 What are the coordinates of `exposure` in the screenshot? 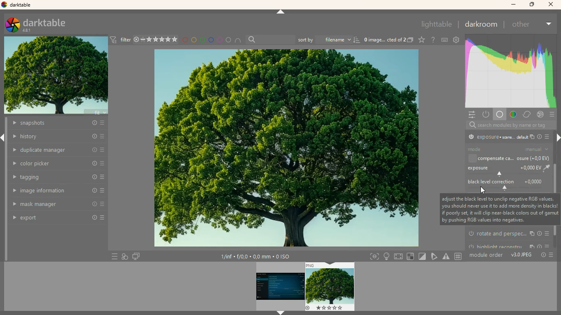 It's located at (497, 138).